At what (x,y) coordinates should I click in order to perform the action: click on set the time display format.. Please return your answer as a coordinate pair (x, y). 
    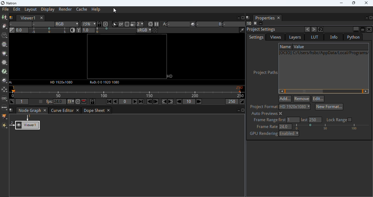
    Looking at the image, I should click on (71, 102).